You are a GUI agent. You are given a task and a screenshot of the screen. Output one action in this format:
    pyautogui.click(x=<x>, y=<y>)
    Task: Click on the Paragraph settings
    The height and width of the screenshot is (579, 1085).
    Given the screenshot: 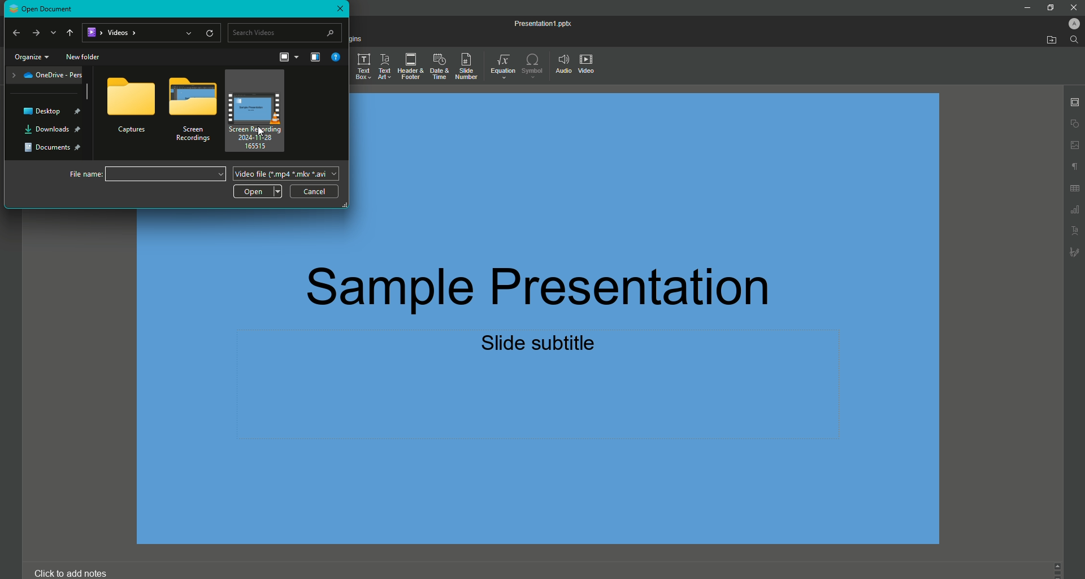 What is the action you would take?
    pyautogui.click(x=1072, y=165)
    